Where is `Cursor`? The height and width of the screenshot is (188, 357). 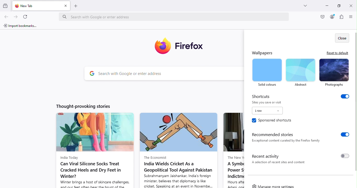
Cursor is located at coordinates (290, 187).